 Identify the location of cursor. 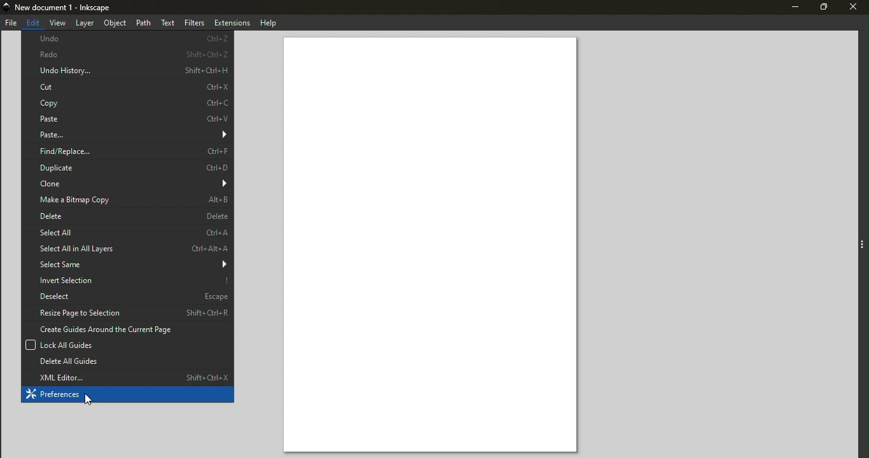
(92, 401).